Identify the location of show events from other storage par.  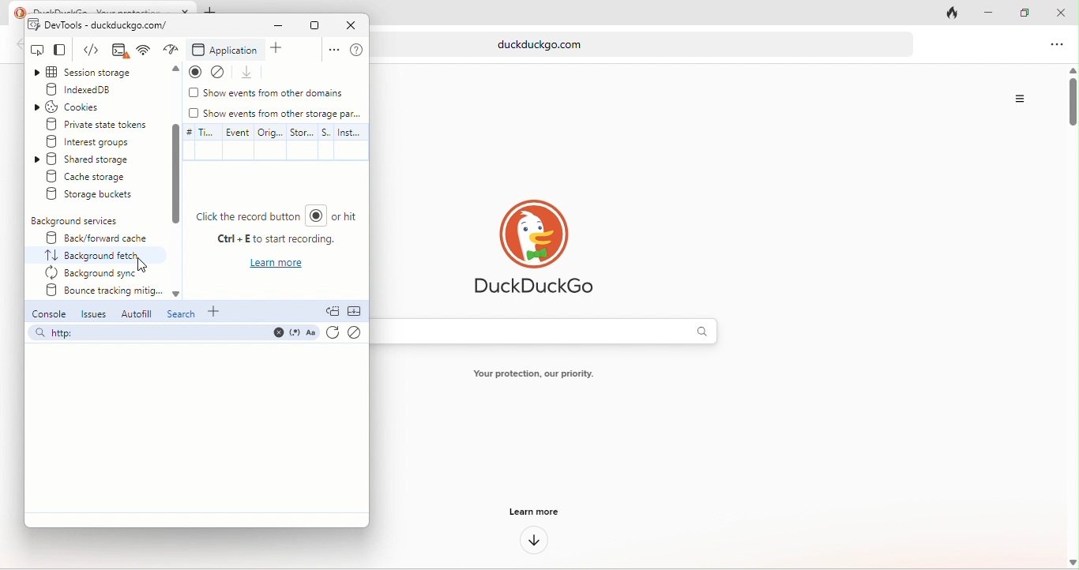
(276, 114).